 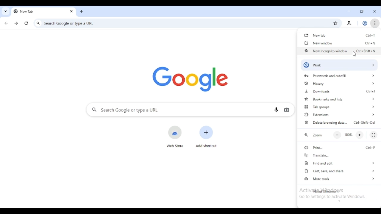 I want to click on full screen, so click(x=373, y=135).